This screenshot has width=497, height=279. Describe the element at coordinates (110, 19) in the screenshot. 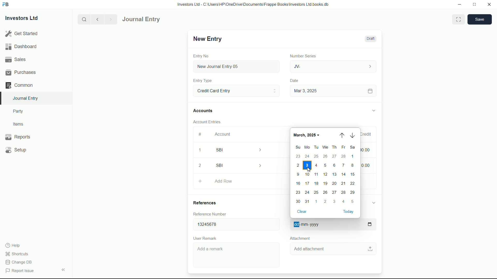

I see `Next` at that location.